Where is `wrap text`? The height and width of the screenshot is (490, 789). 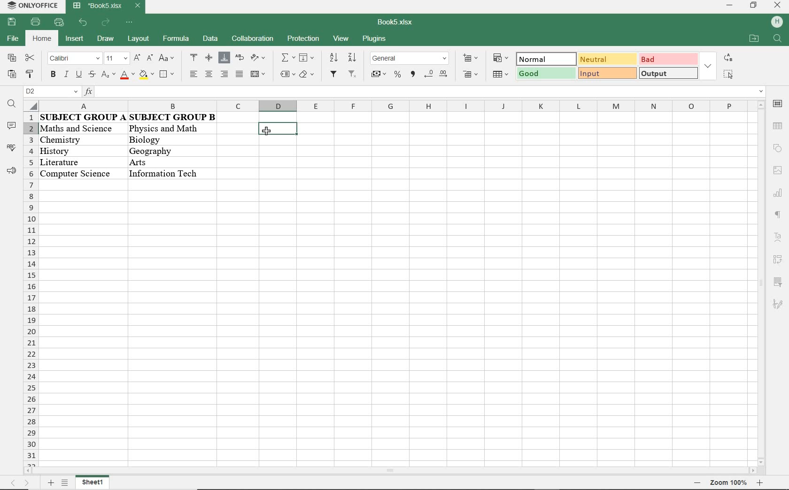
wrap text is located at coordinates (240, 59).